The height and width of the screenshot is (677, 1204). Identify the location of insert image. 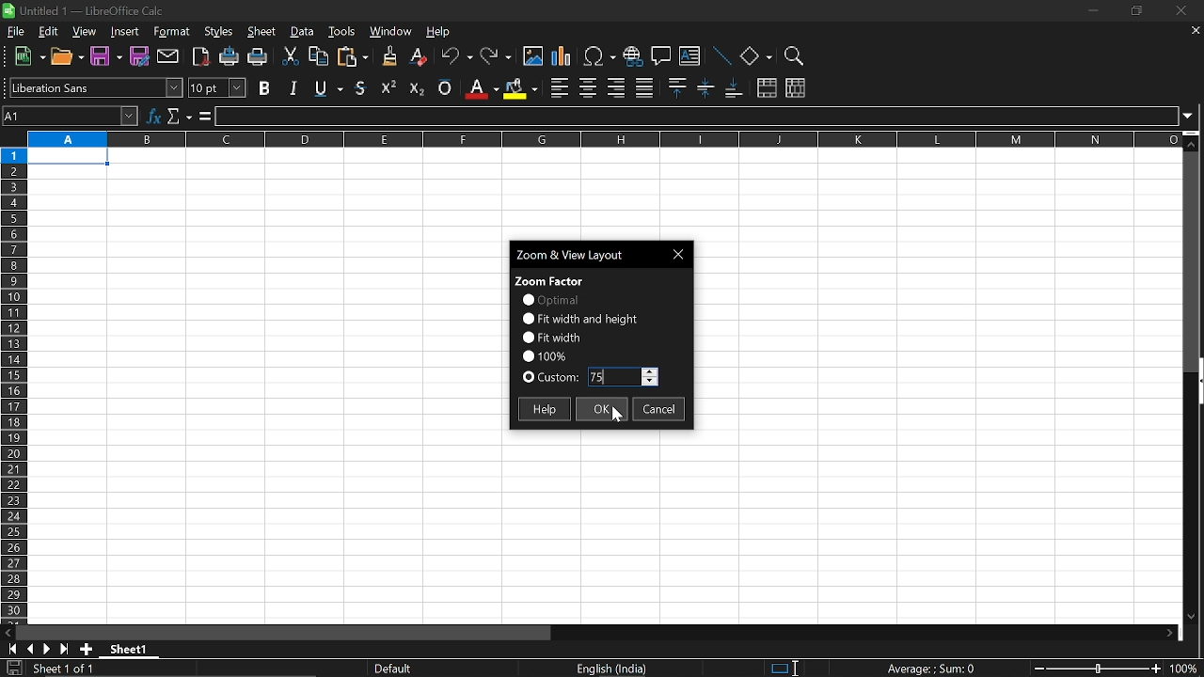
(533, 56).